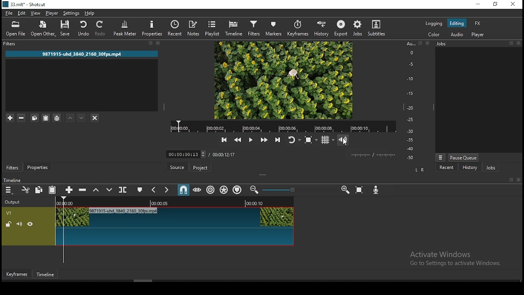  What do you see at coordinates (45, 273) in the screenshot?
I see `timeline` at bounding box center [45, 273].